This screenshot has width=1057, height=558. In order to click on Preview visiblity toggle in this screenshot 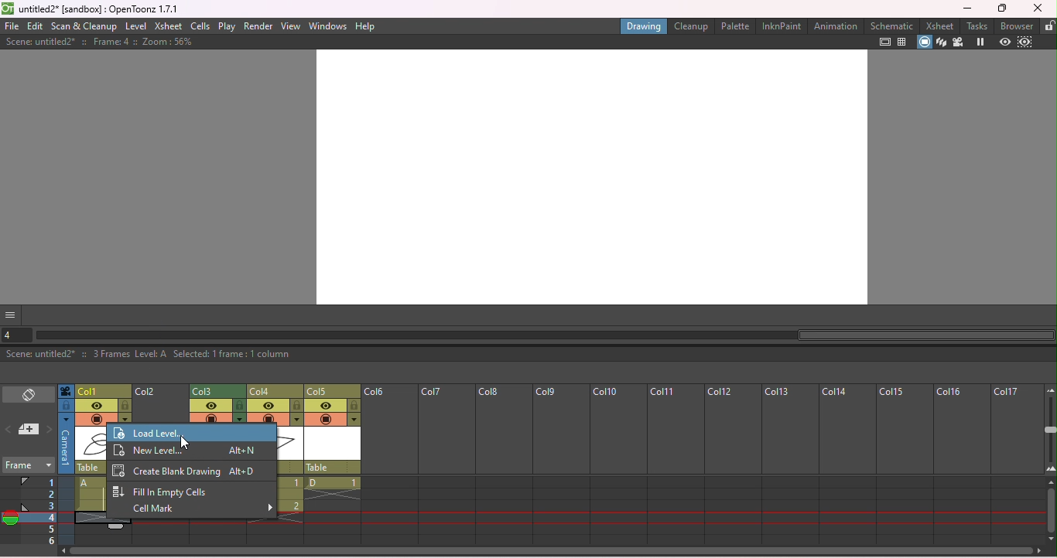, I will do `click(269, 406)`.